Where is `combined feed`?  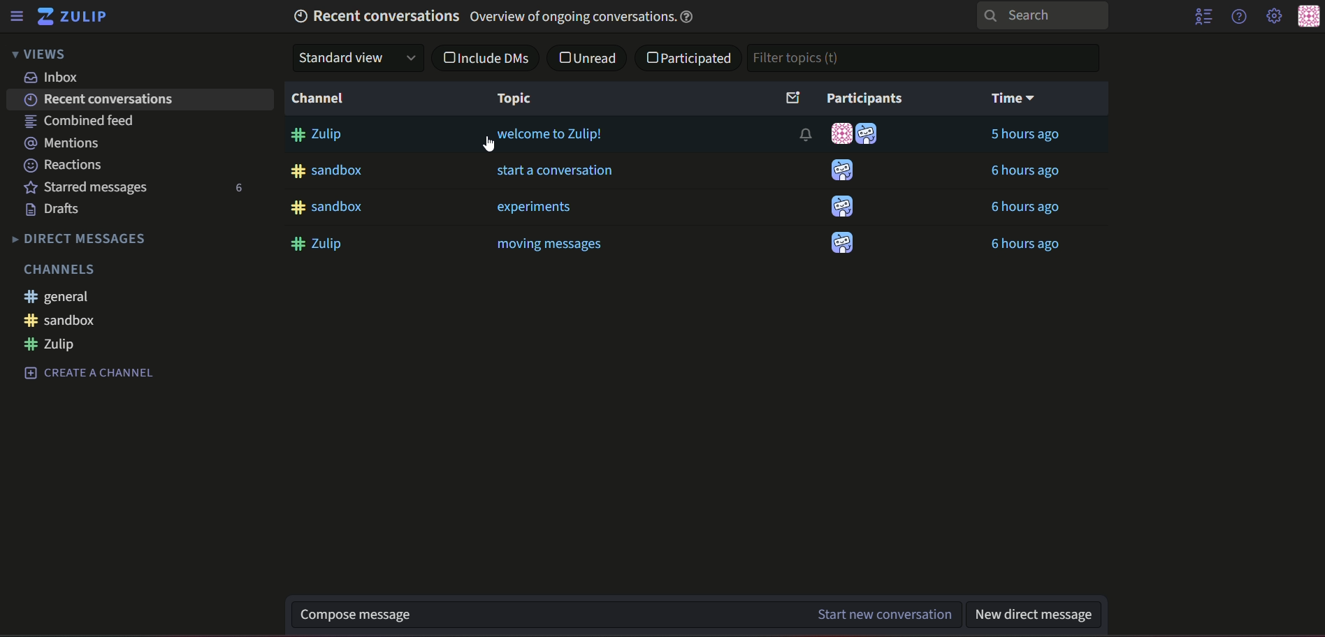
combined feed is located at coordinates (80, 121).